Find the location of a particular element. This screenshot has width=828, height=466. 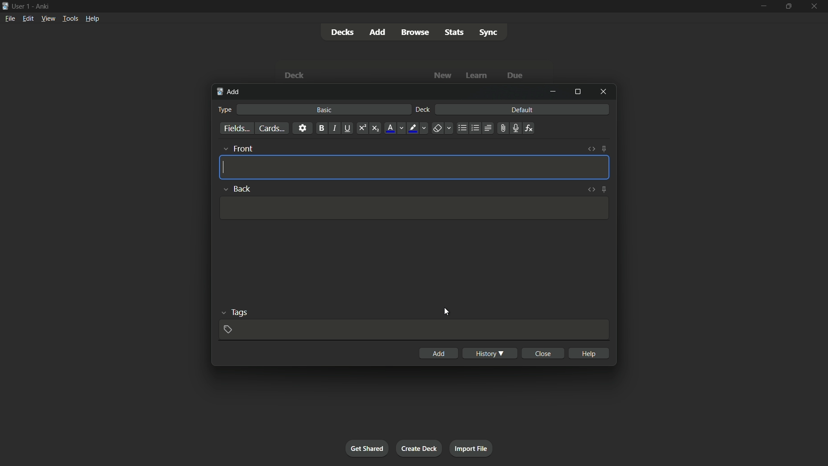

toggle sticky is located at coordinates (603, 190).